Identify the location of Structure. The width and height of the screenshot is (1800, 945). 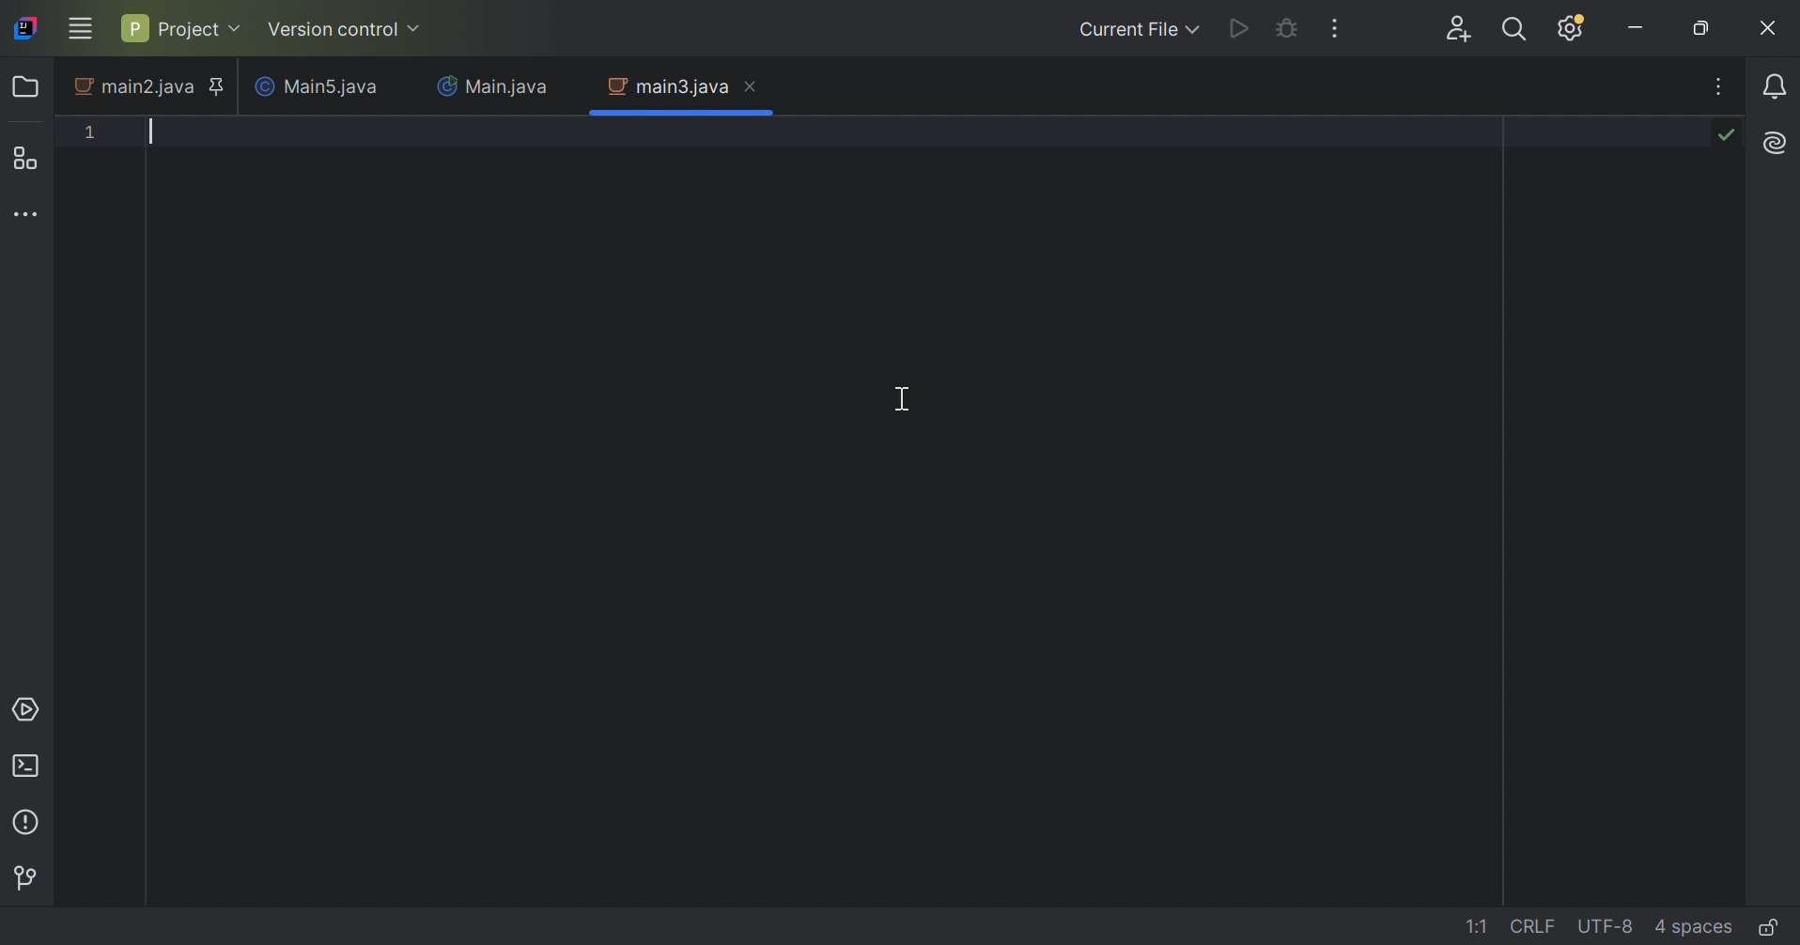
(22, 158).